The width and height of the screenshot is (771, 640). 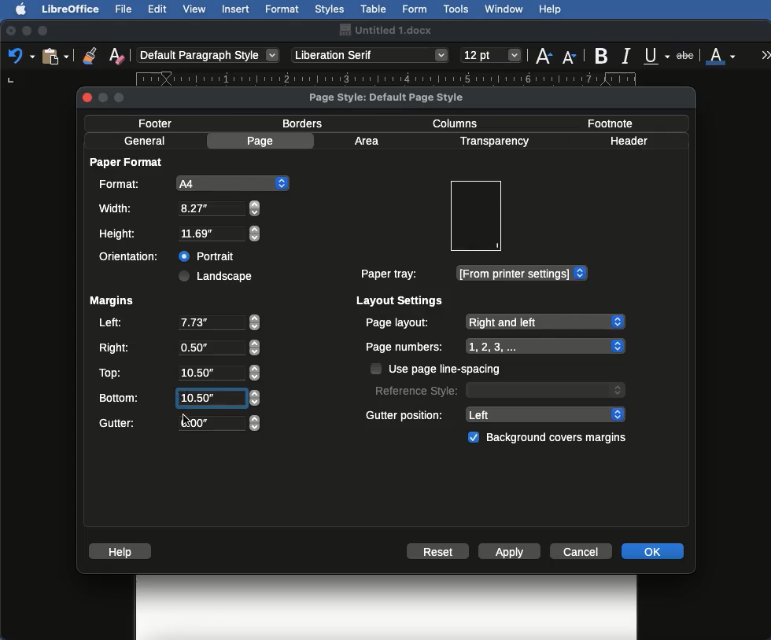 I want to click on Page, so click(x=263, y=141).